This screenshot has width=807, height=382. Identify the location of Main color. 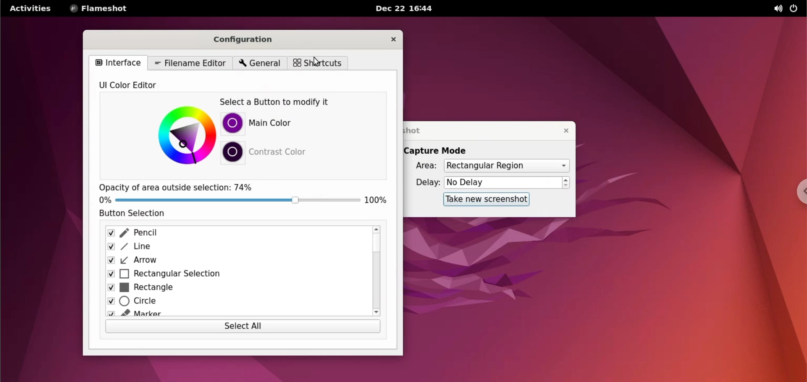
(279, 124).